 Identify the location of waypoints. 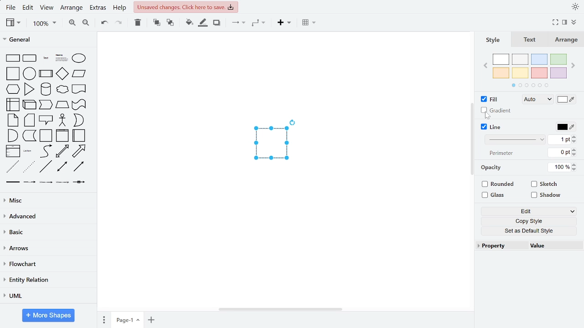
(260, 24).